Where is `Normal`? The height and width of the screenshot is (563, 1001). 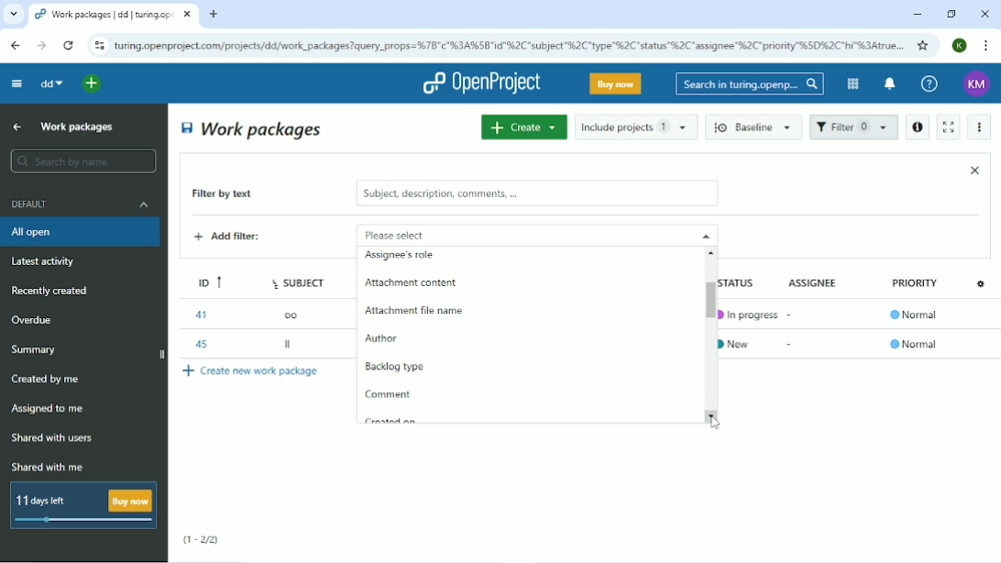
Normal is located at coordinates (914, 344).